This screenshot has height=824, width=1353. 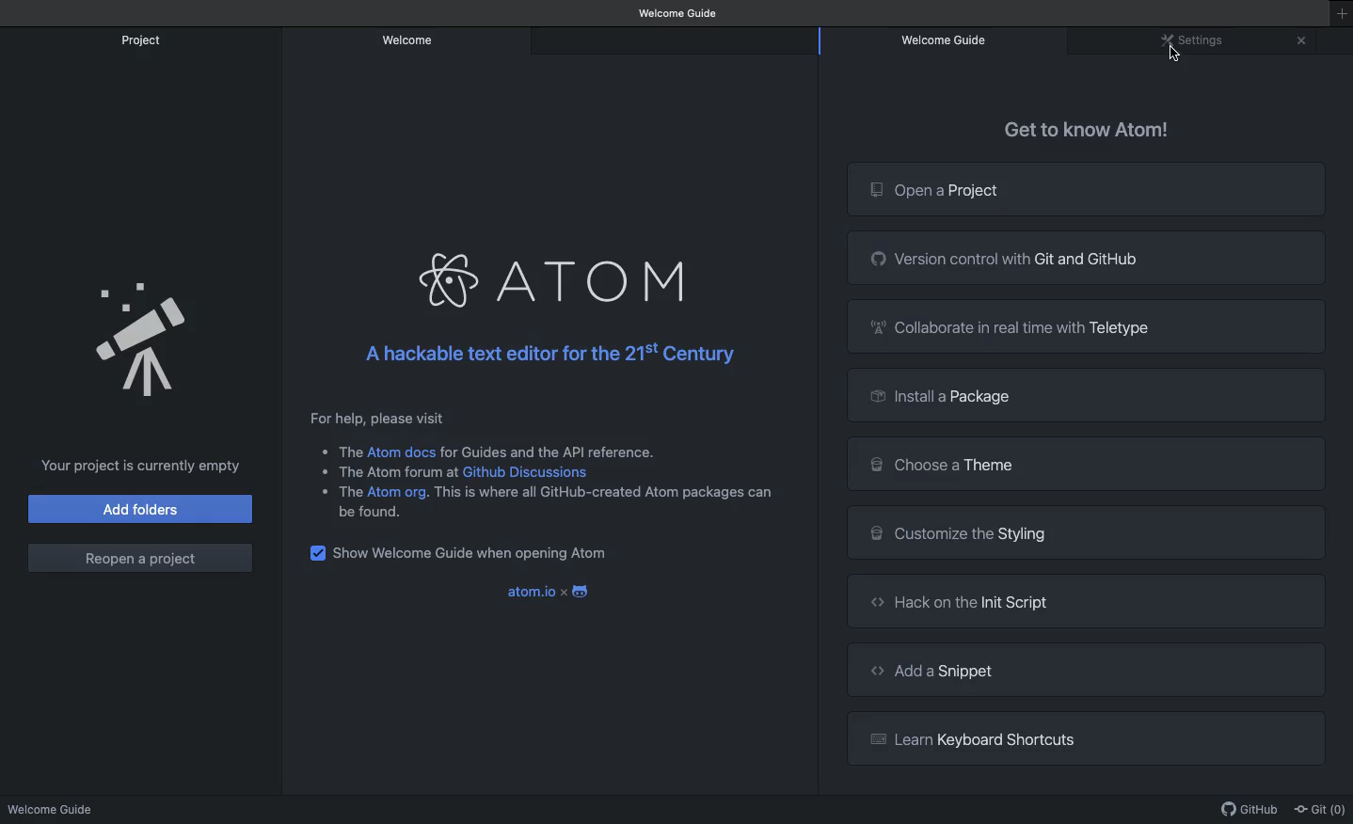 I want to click on be found., so click(x=375, y=515).